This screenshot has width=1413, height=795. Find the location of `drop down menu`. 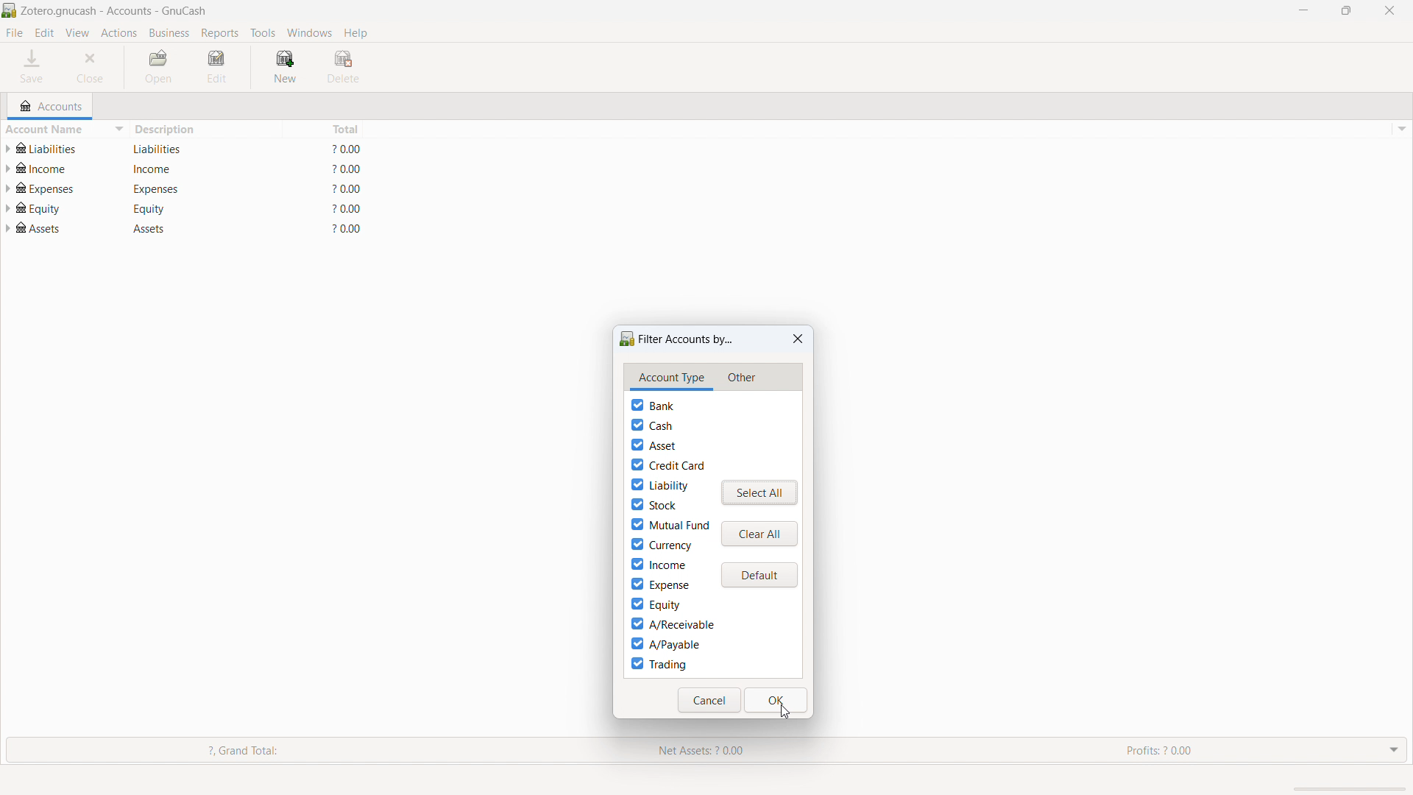

drop down menu is located at coordinates (1395, 748).